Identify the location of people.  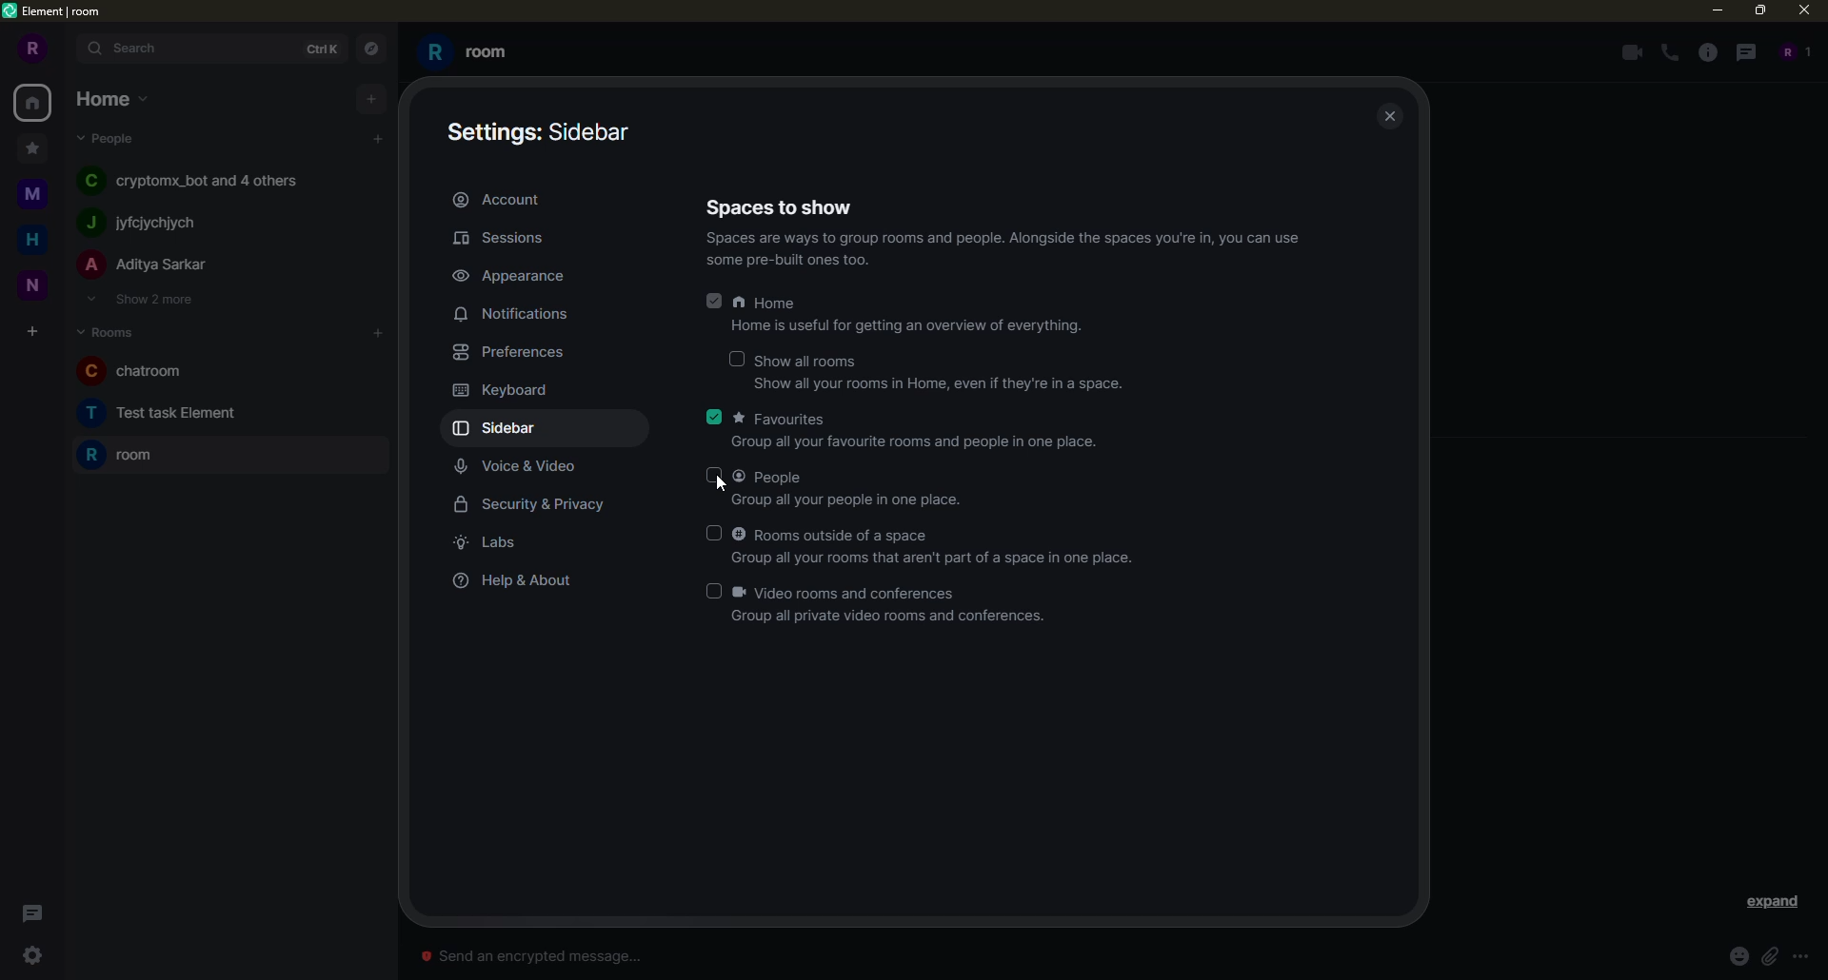
(772, 478).